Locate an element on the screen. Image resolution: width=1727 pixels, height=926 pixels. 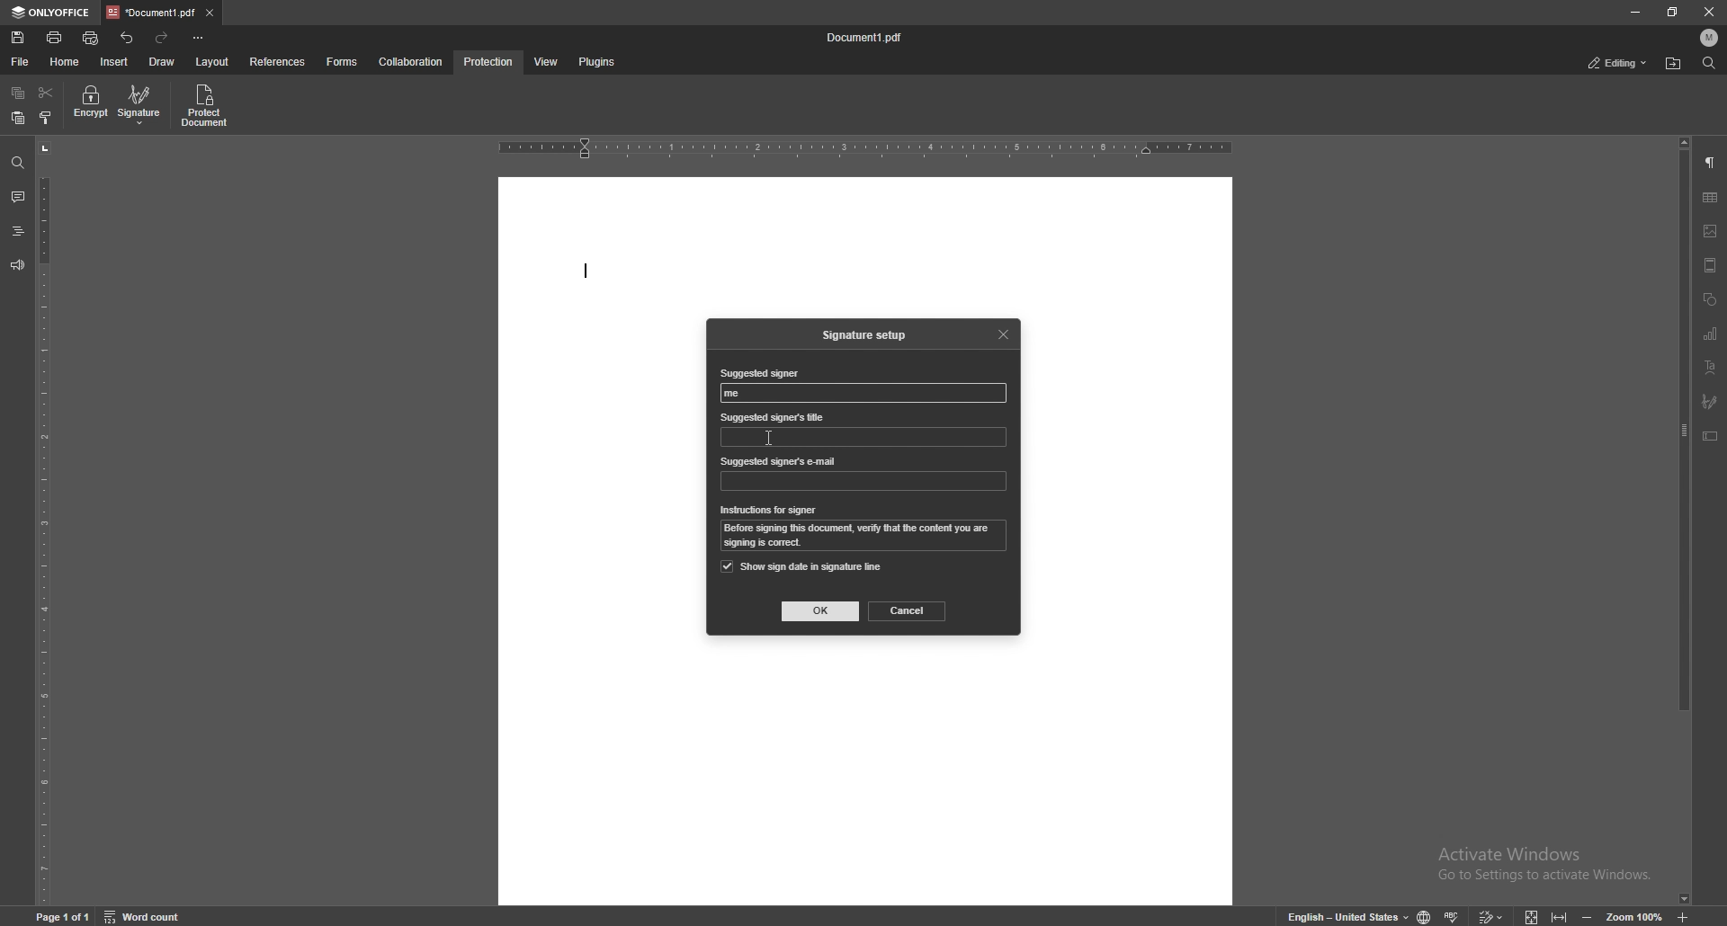
suggested signer is located at coordinates (738, 394).